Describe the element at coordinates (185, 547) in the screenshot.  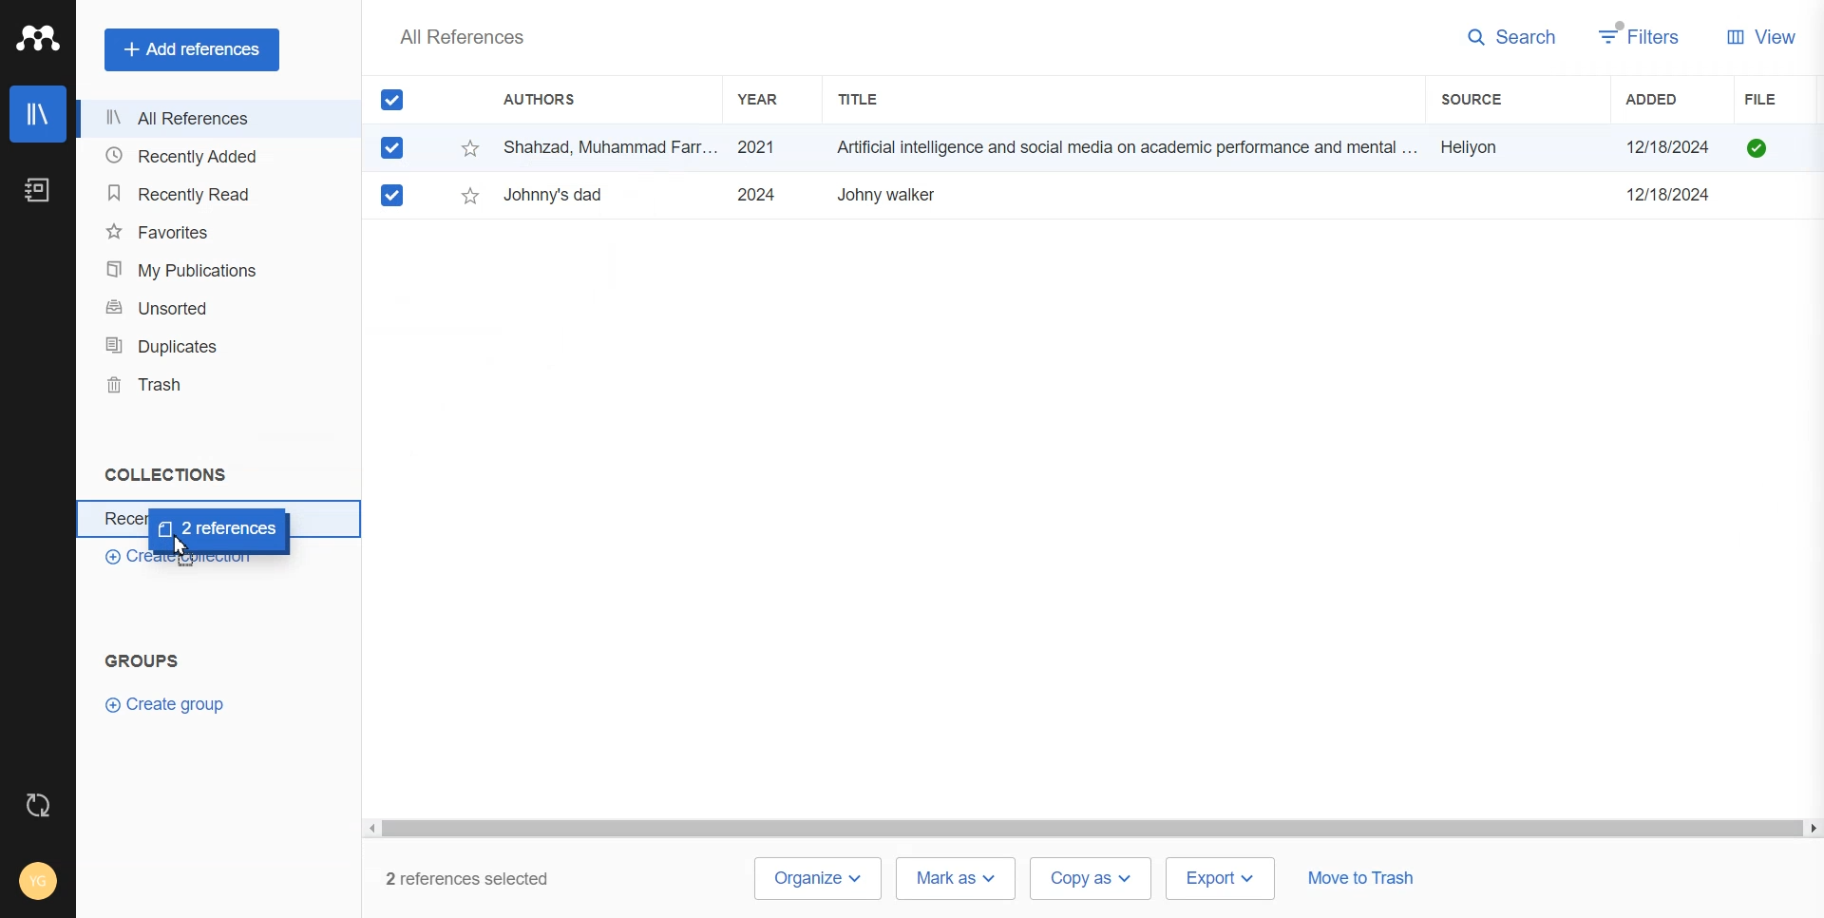
I see `Cursor` at that location.